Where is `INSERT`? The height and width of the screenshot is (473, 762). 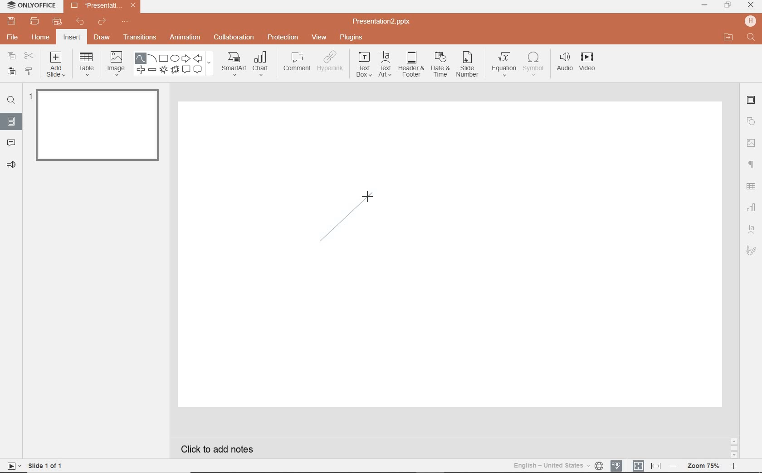
INSERT is located at coordinates (72, 38).